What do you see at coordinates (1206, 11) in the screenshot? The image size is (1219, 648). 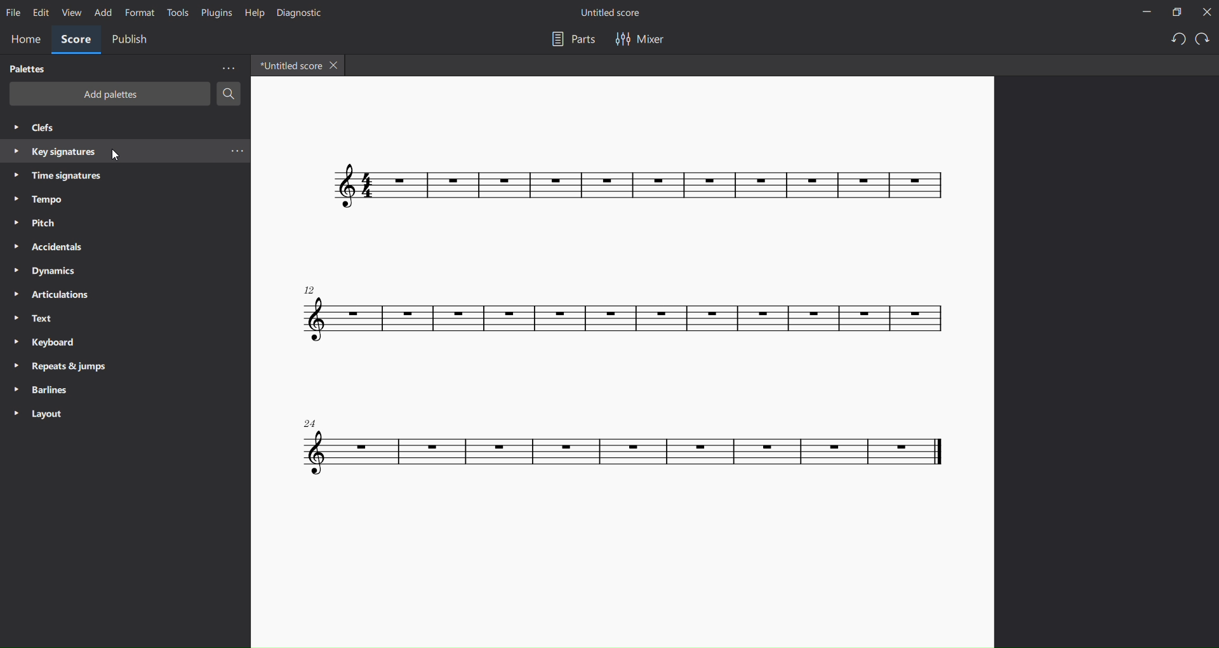 I see `close` at bounding box center [1206, 11].